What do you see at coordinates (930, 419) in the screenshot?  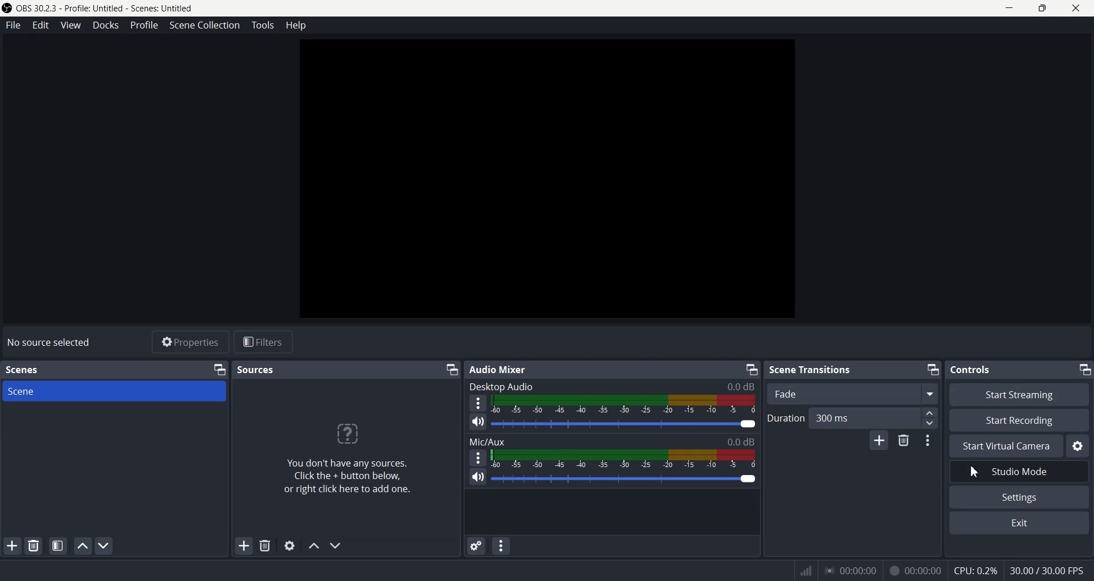 I see `Adjuster` at bounding box center [930, 419].